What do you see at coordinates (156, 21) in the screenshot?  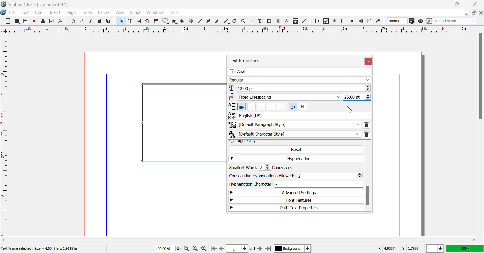 I see `Table` at bounding box center [156, 21].